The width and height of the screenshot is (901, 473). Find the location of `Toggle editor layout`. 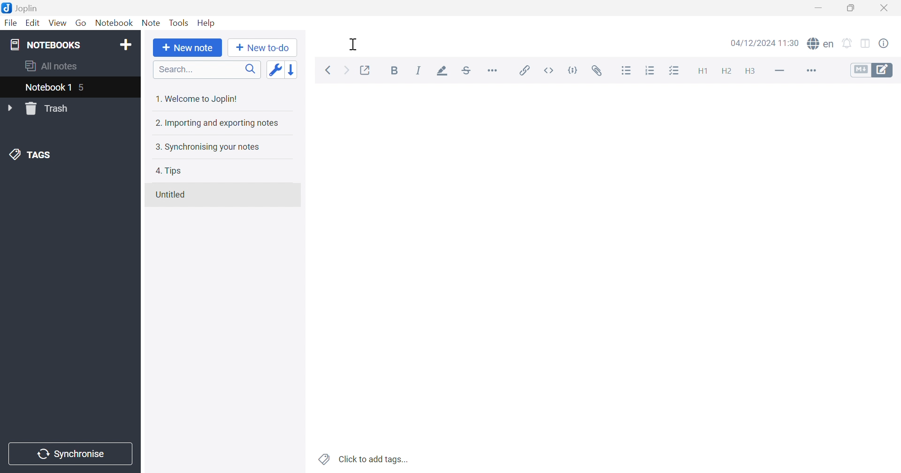

Toggle editor layout is located at coordinates (866, 44).